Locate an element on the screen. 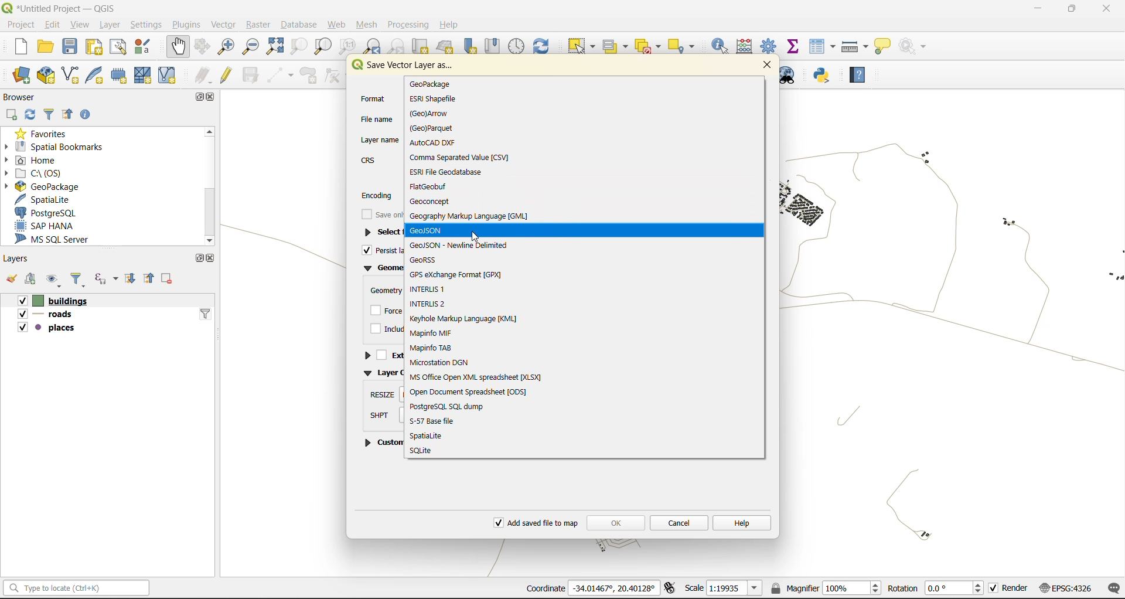  Service Vector layer is located at coordinates (402, 69).